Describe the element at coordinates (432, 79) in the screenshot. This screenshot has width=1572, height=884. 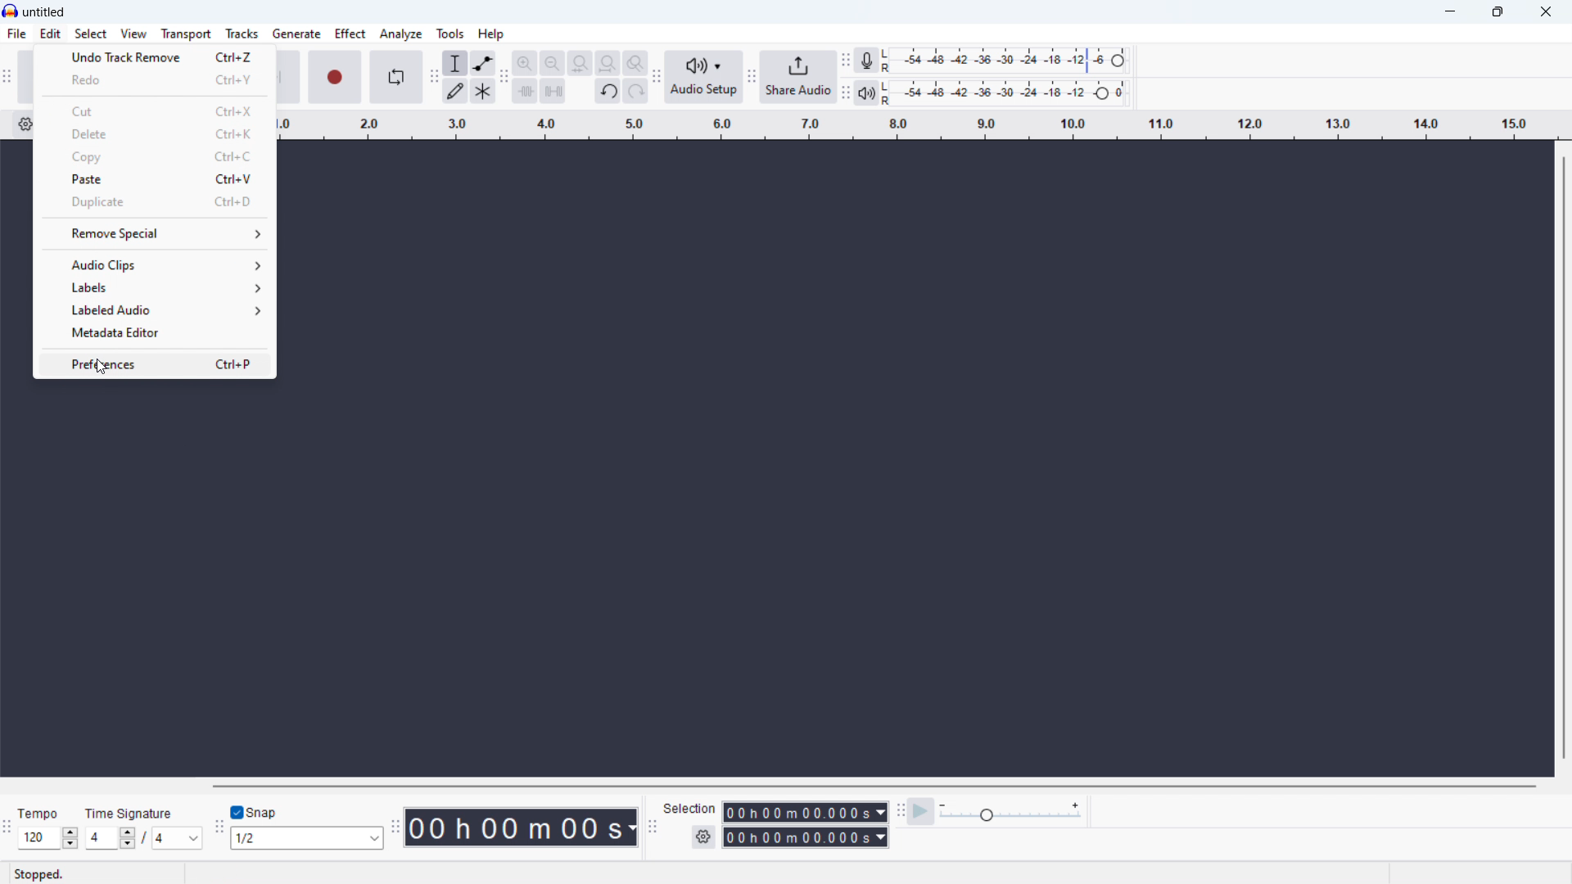
I see `tools toolbar` at that location.